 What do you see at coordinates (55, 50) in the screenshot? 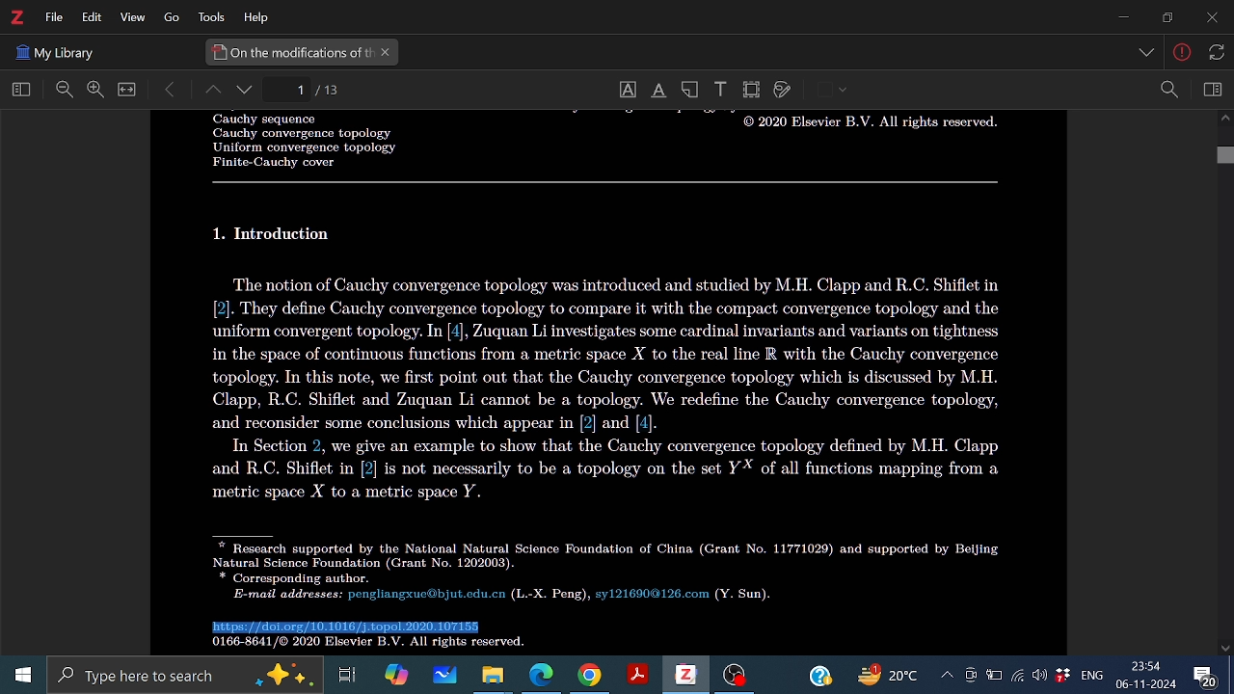
I see `` at bounding box center [55, 50].